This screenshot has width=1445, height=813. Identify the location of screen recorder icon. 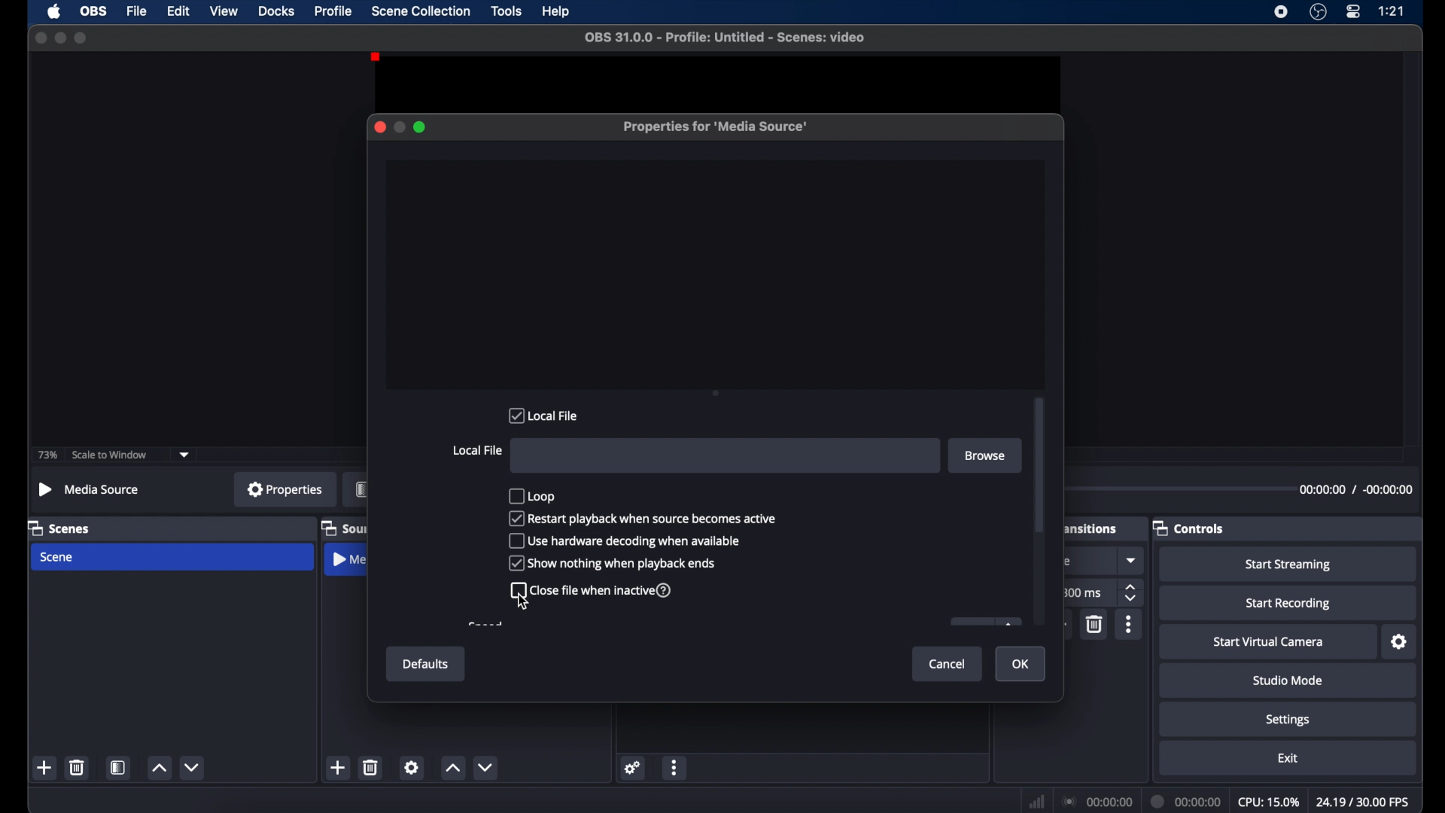
(1282, 12).